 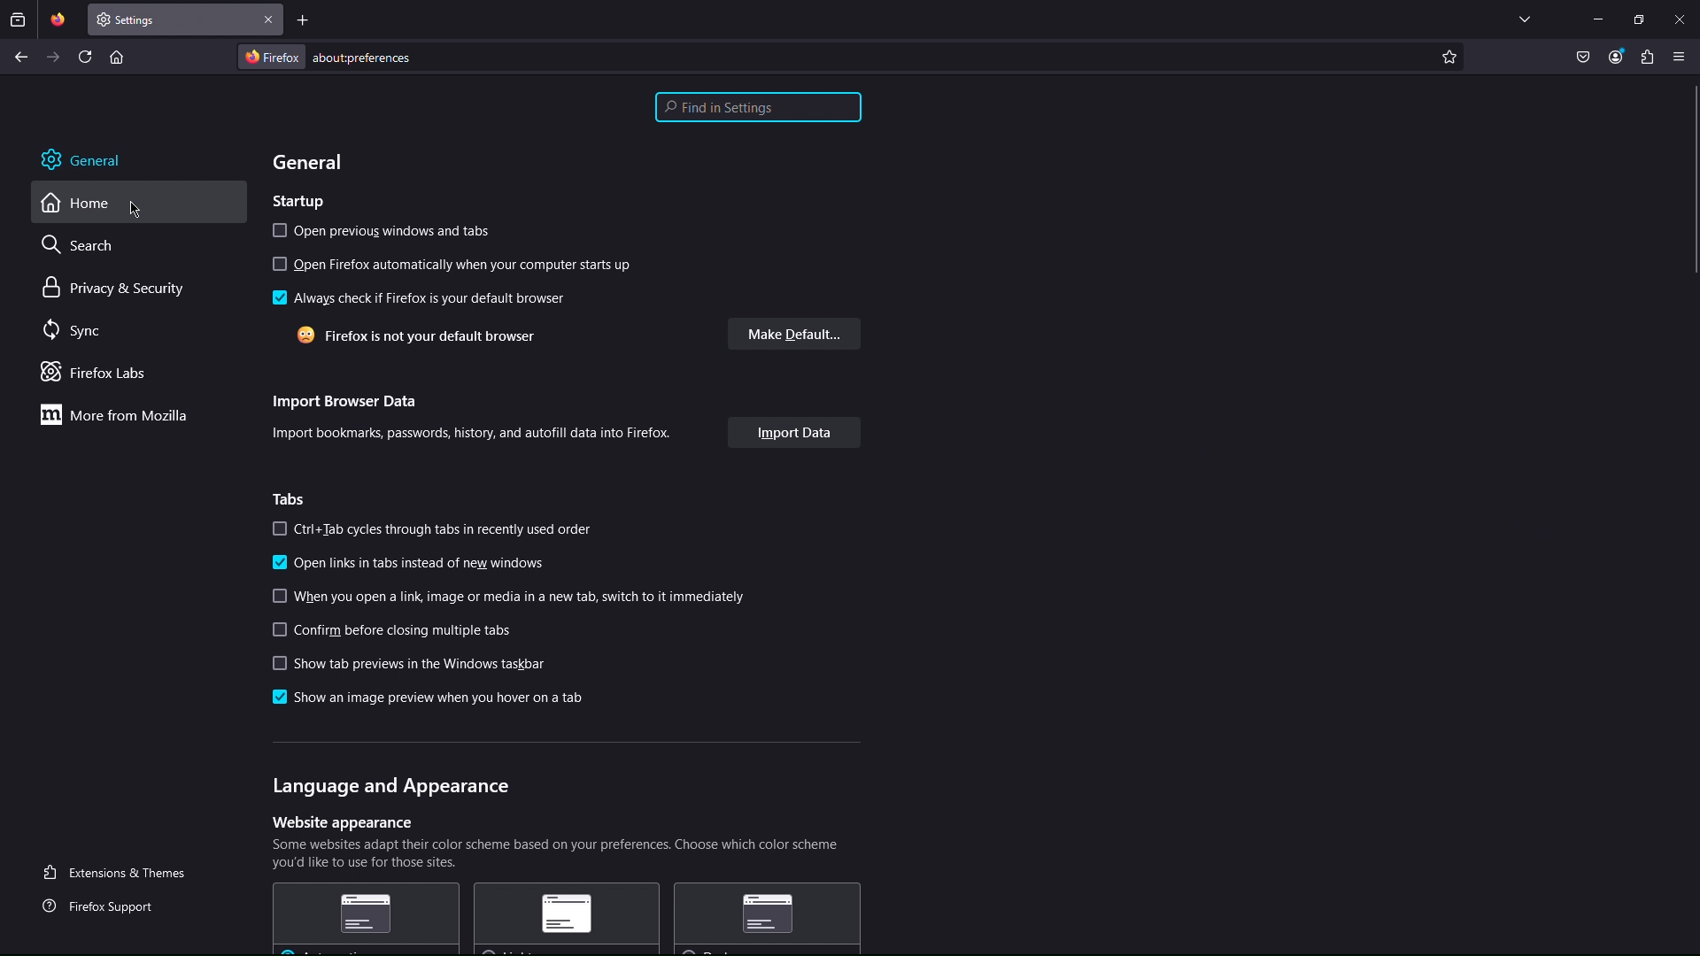 What do you see at coordinates (310, 162) in the screenshot?
I see `General` at bounding box center [310, 162].